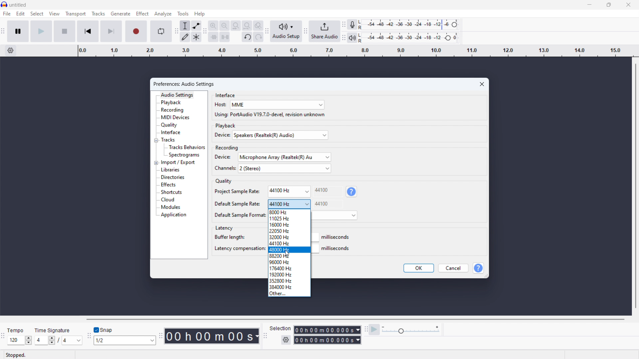  I want to click on analyze, so click(163, 14).